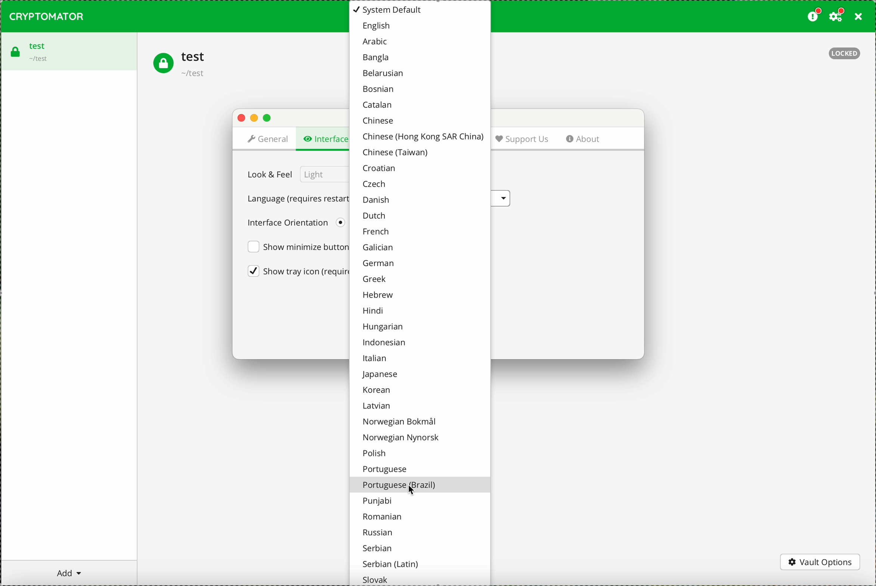  What do you see at coordinates (374, 453) in the screenshot?
I see `polish` at bounding box center [374, 453].